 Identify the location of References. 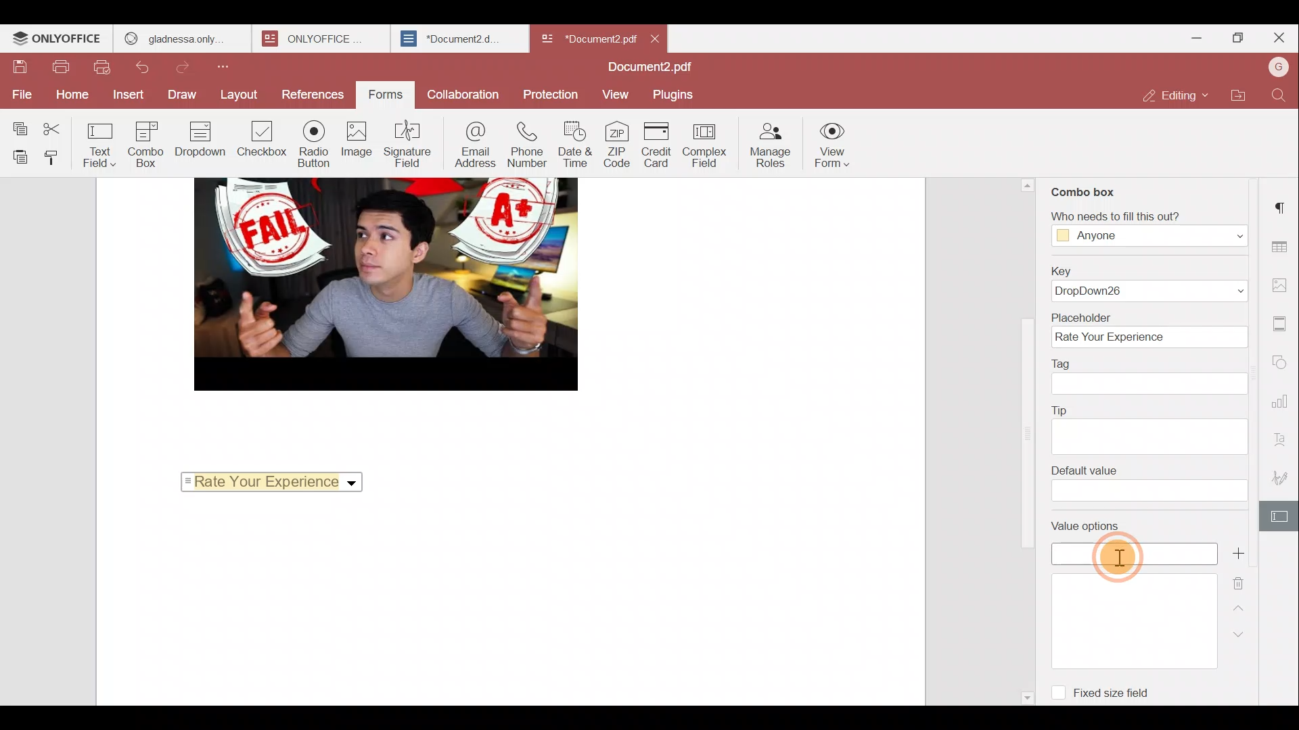
(310, 93).